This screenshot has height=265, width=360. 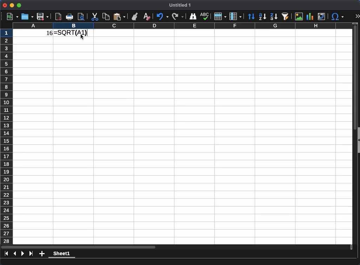 What do you see at coordinates (337, 17) in the screenshot?
I see `special characters` at bounding box center [337, 17].